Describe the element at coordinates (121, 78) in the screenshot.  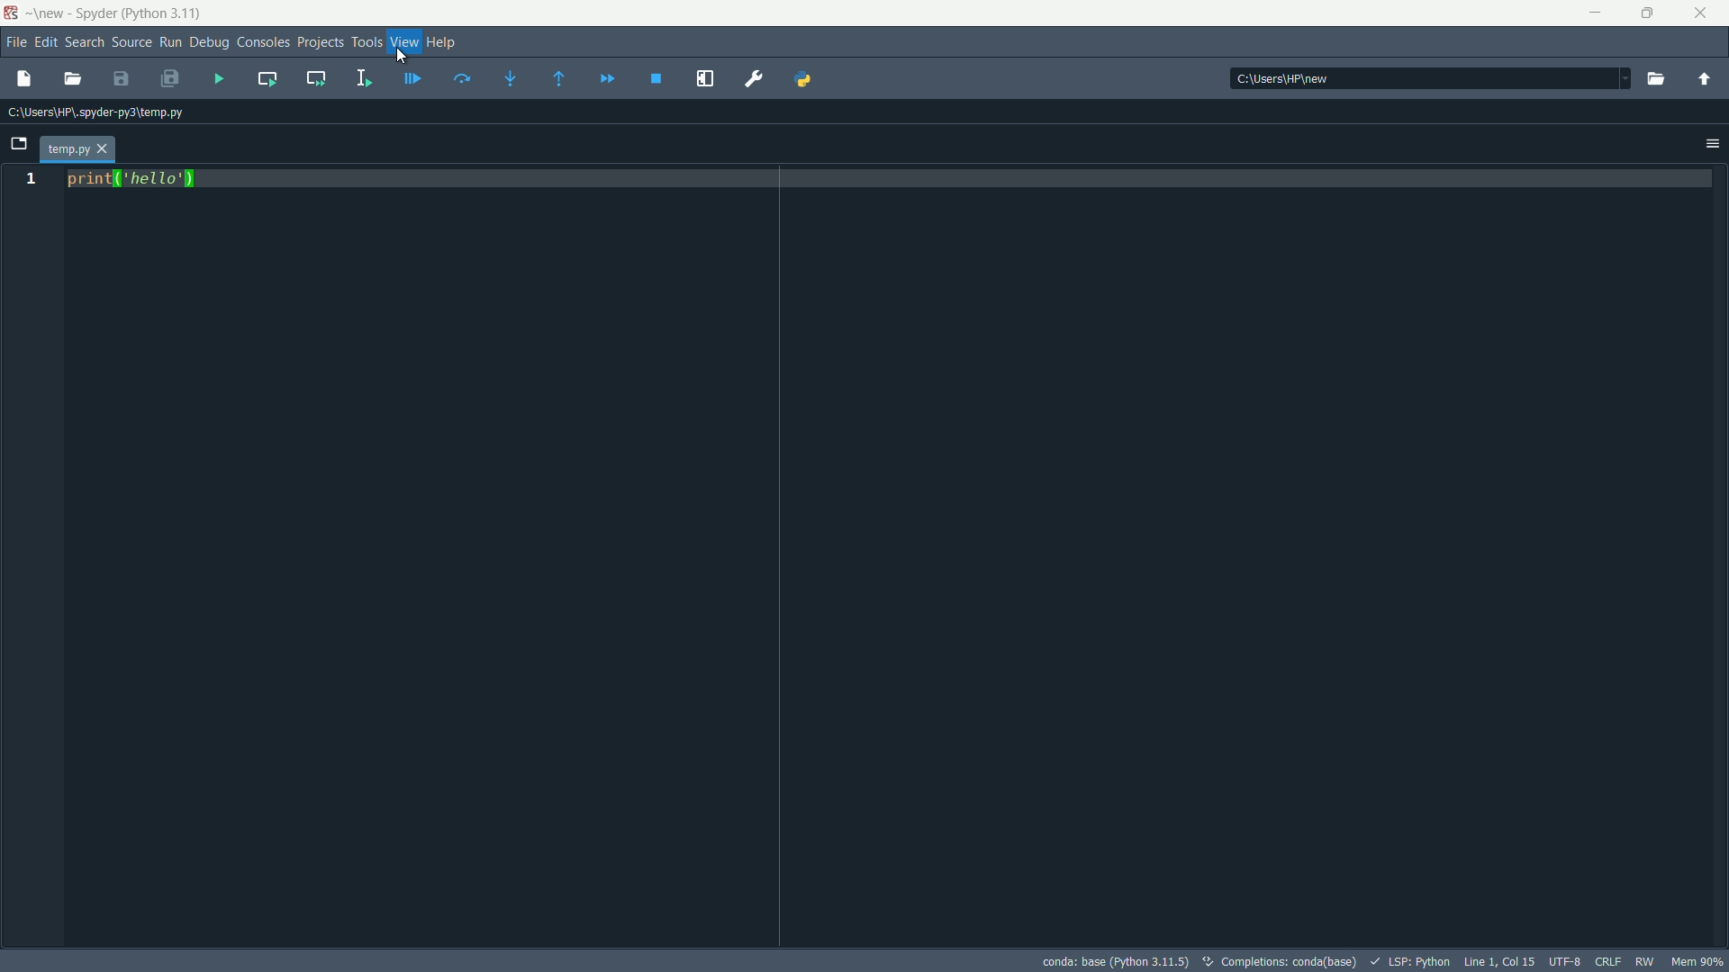
I see `save file` at that location.